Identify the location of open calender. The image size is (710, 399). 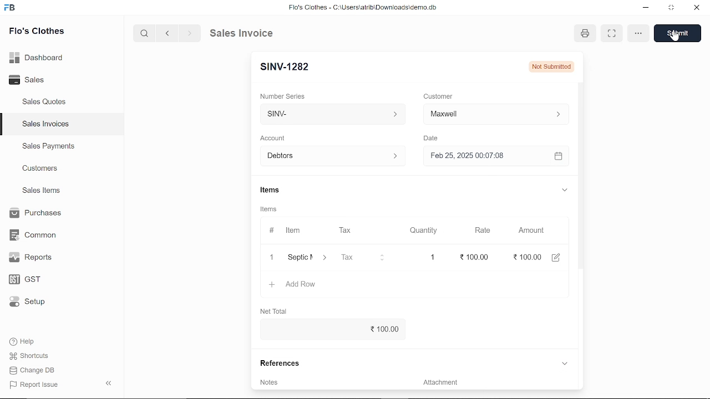
(558, 156).